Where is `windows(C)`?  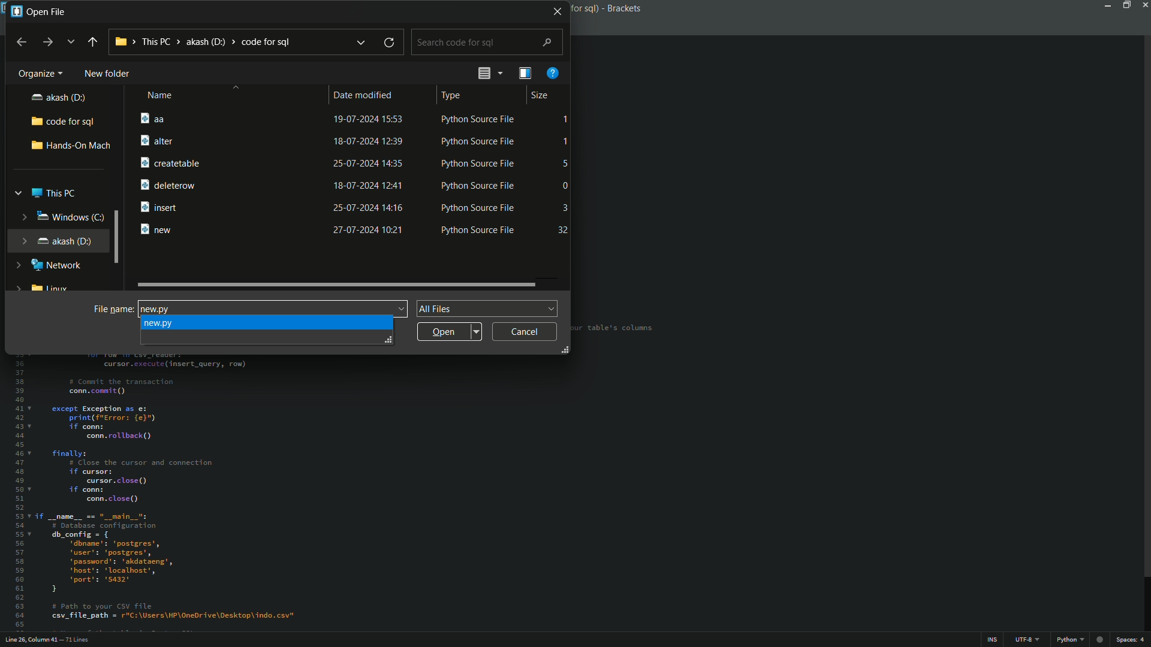
windows(C) is located at coordinates (61, 217).